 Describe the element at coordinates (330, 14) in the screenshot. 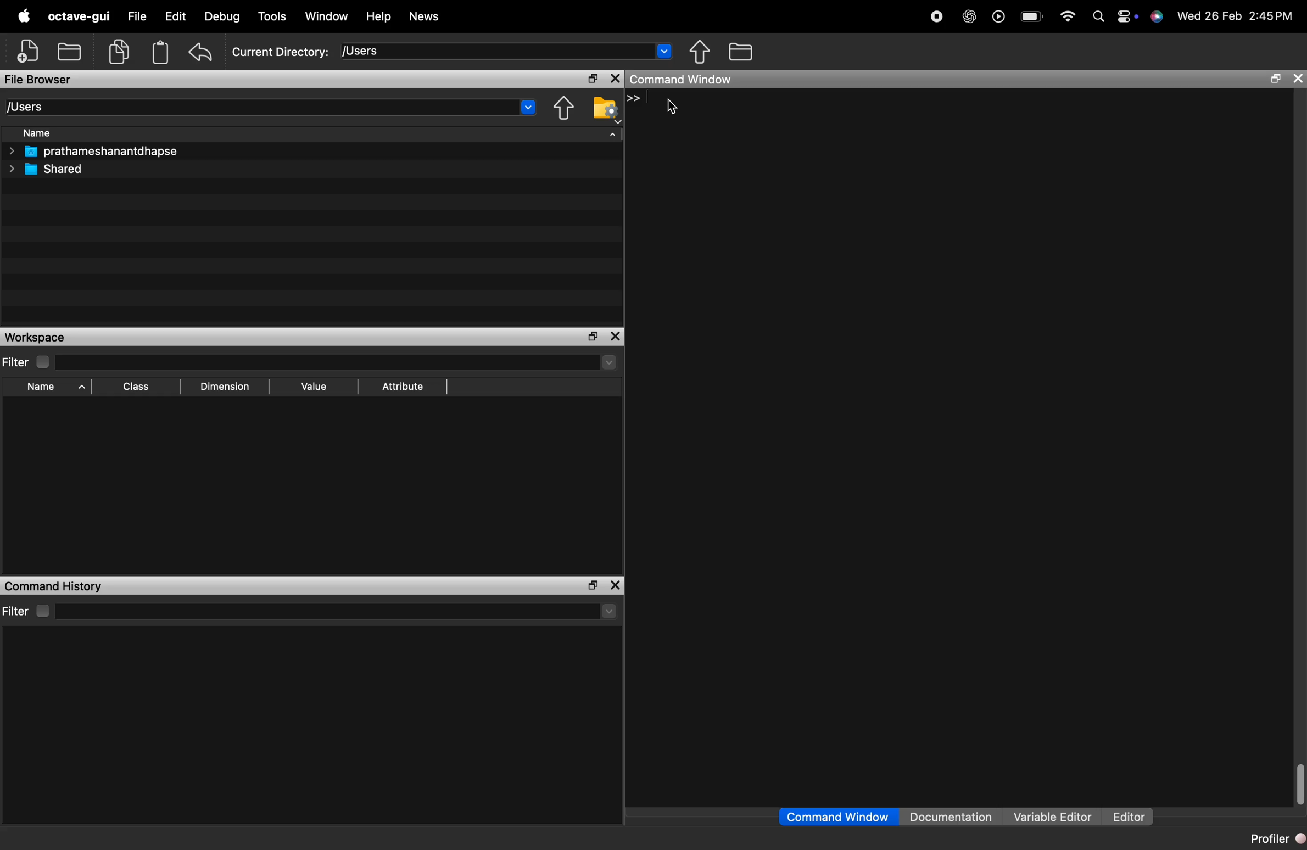

I see `Window` at that location.